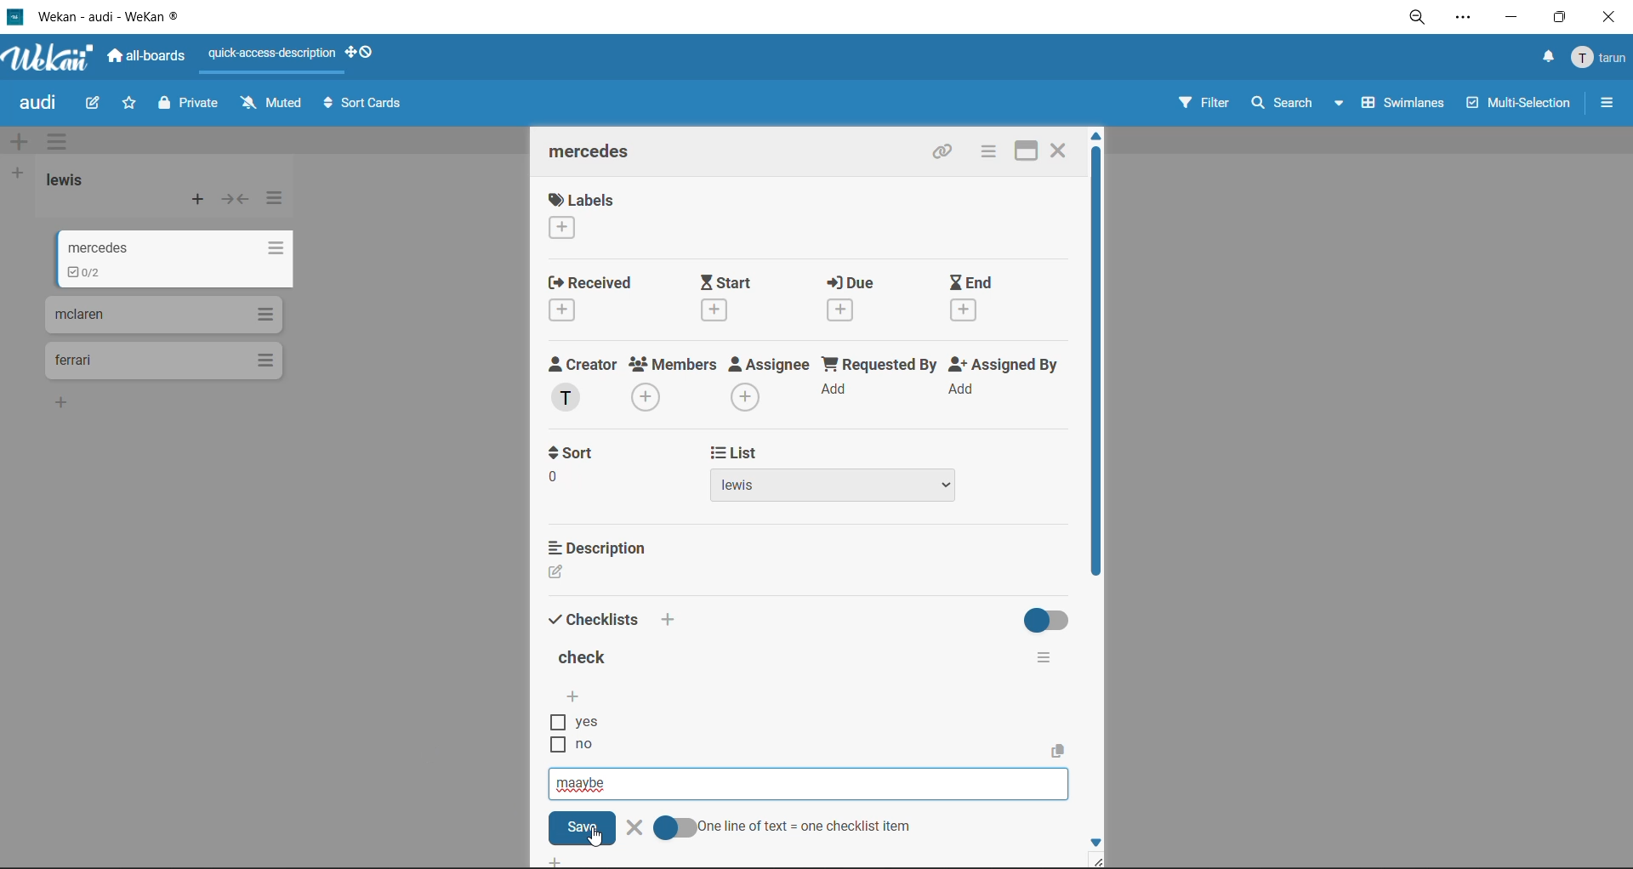 Image resolution: width=1633 pixels, height=869 pixels. What do you see at coordinates (1511, 21) in the screenshot?
I see `minimize` at bounding box center [1511, 21].